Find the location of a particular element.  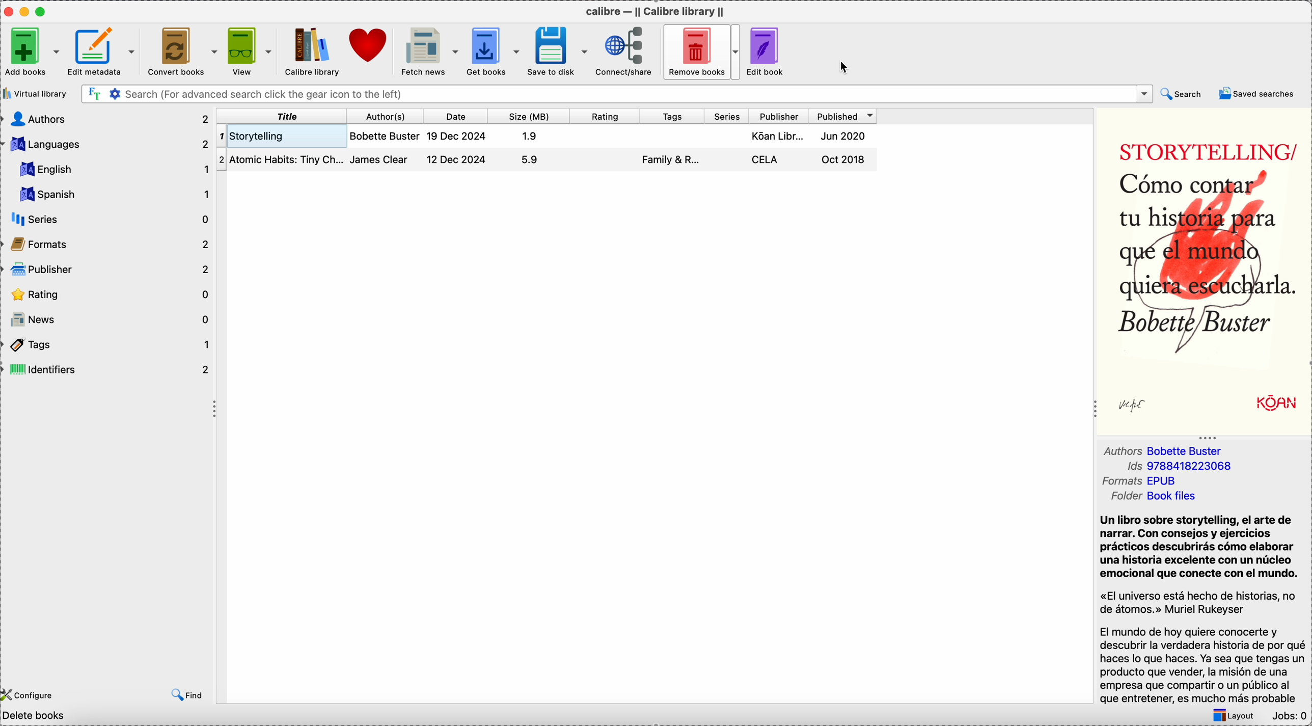

book cover preview is located at coordinates (1204, 270).